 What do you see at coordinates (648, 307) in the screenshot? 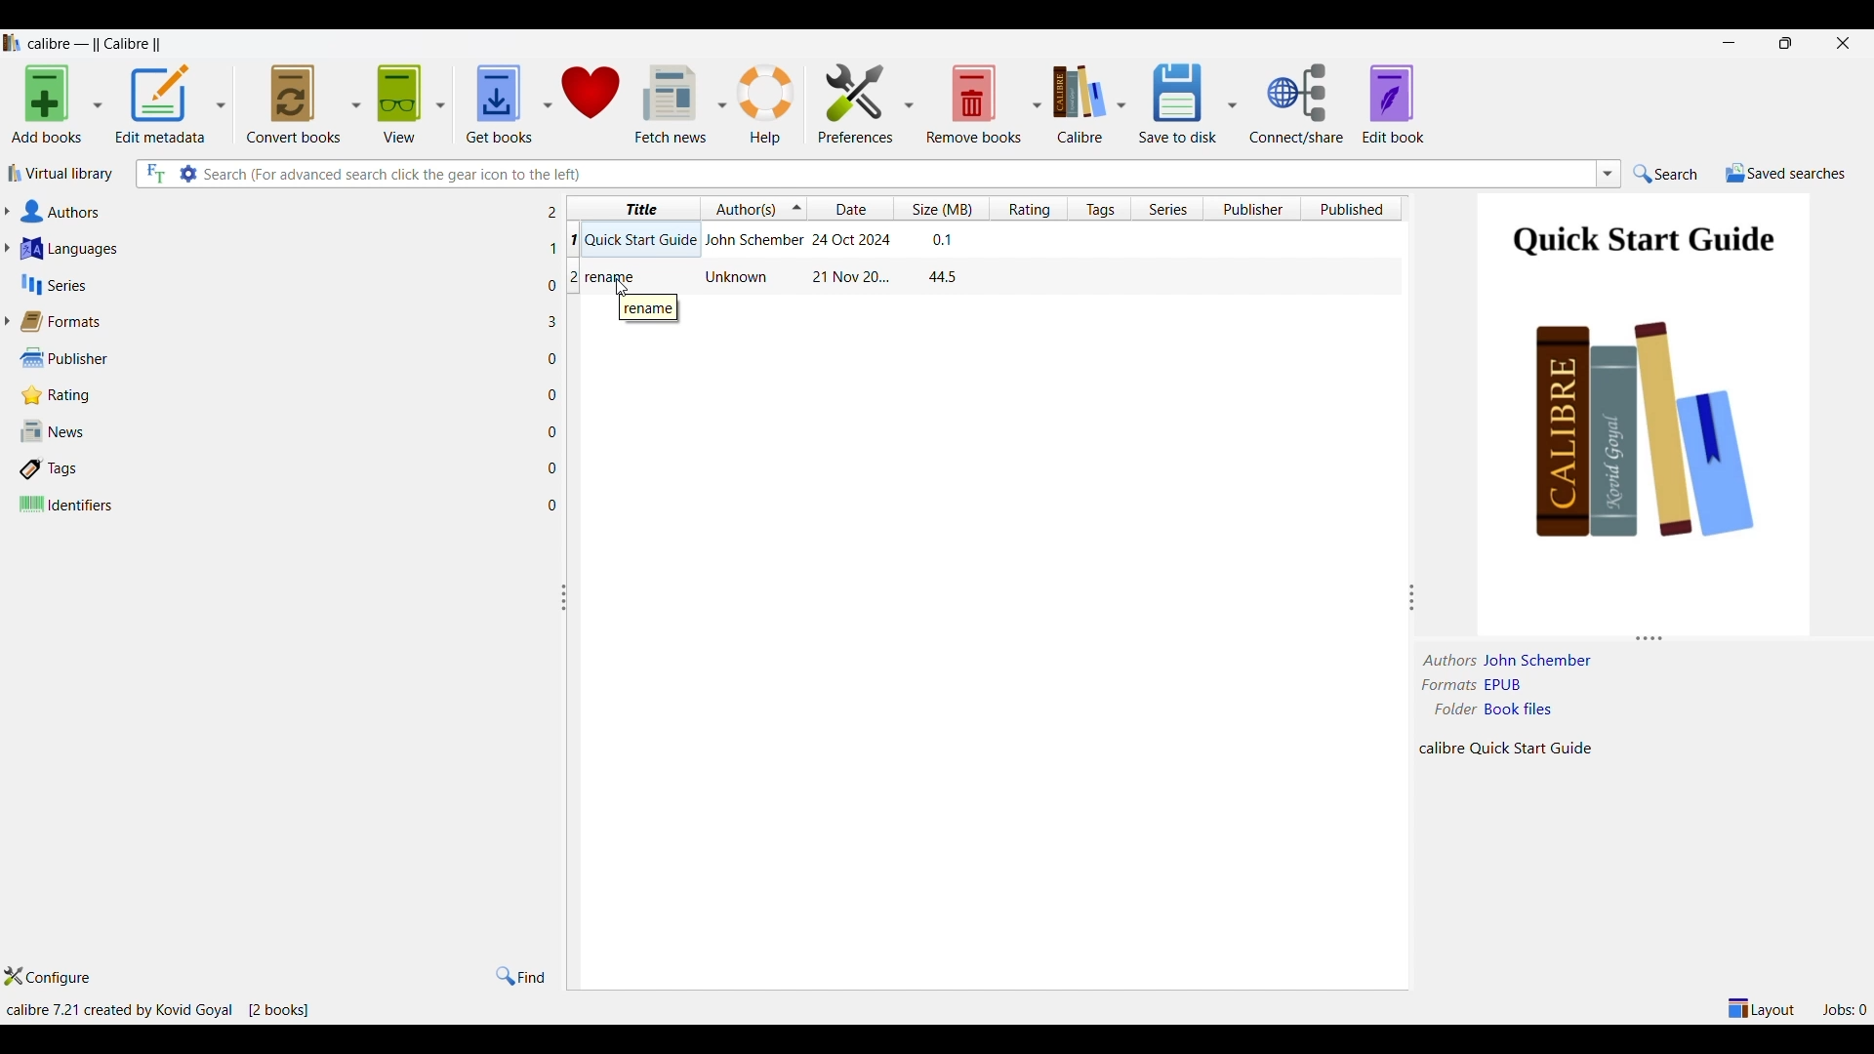
I see `Description of current selection` at bounding box center [648, 307].